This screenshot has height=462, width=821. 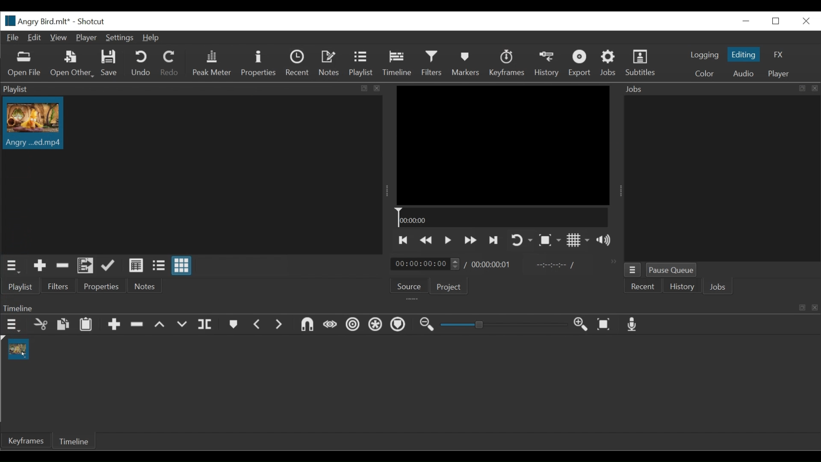 What do you see at coordinates (448, 240) in the screenshot?
I see `Toggle play or pause (space)` at bounding box center [448, 240].